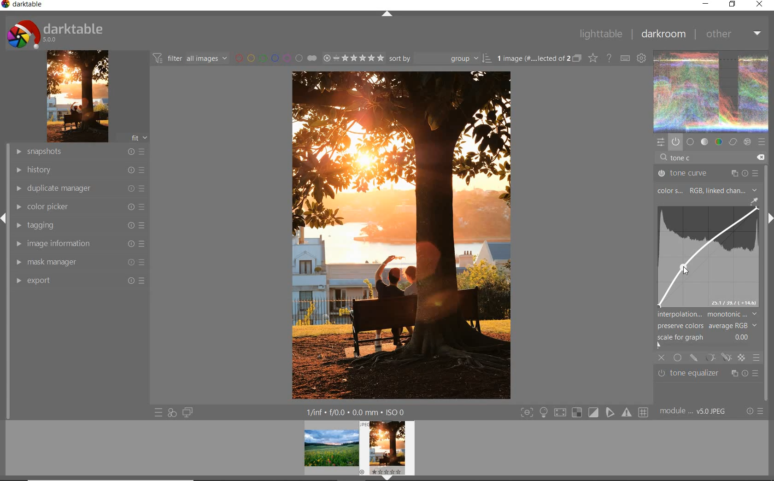  I want to click on tone equalizer, so click(707, 373).